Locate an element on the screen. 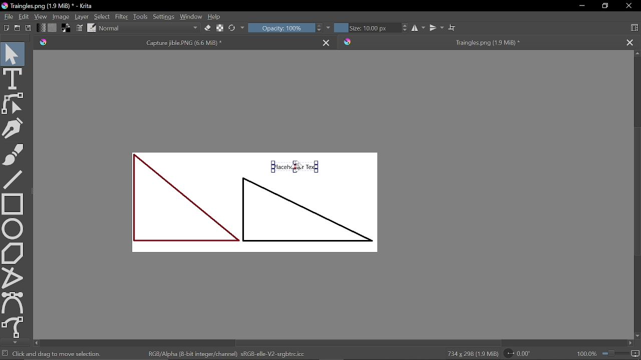  Choose workspace is located at coordinates (636, 28).